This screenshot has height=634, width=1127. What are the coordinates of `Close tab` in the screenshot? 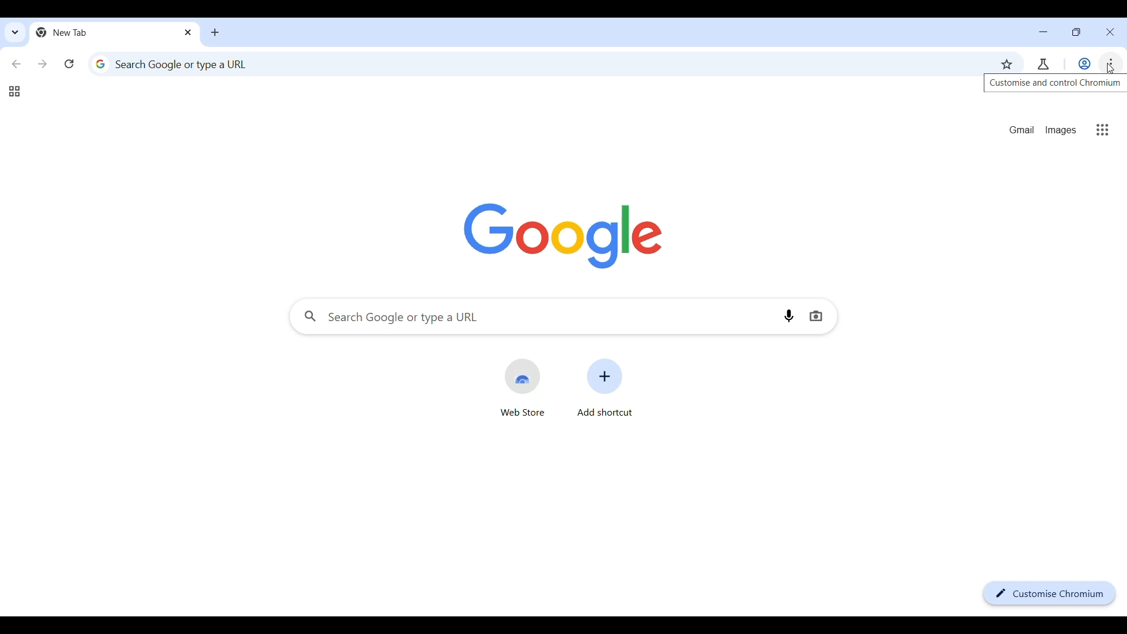 It's located at (188, 31).